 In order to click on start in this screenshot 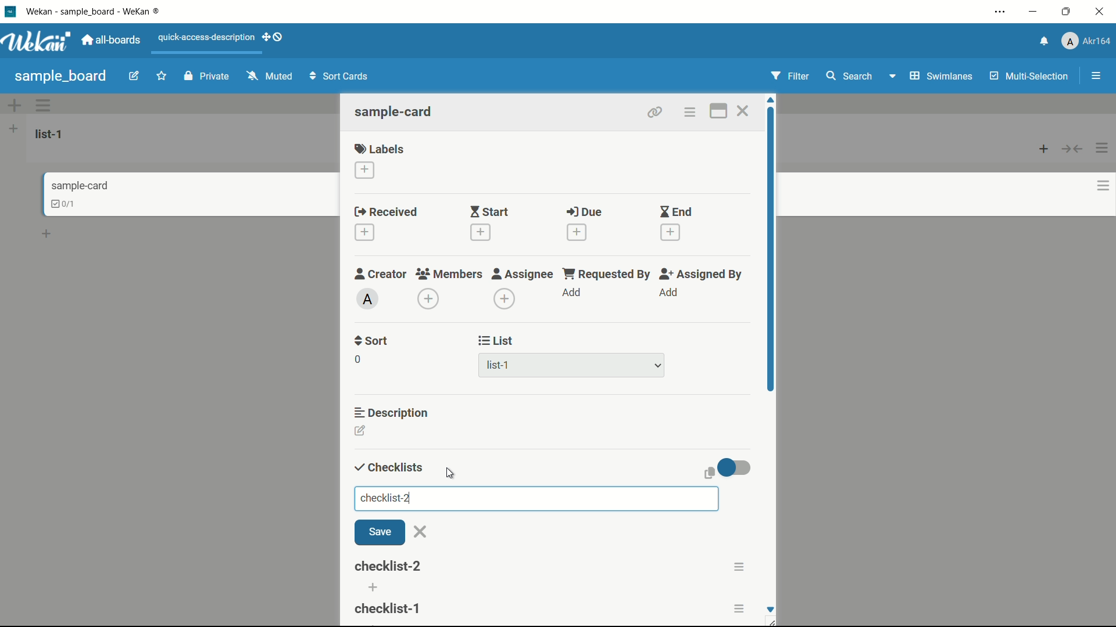, I will do `click(489, 213)`.